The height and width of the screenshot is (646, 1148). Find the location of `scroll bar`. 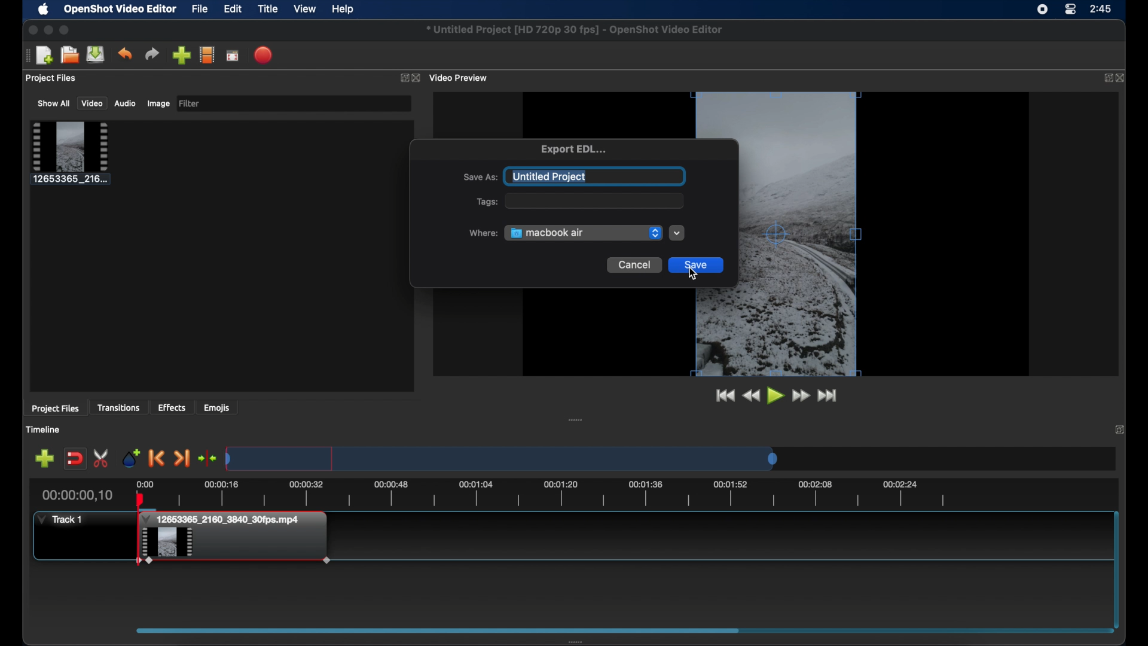

scroll bar is located at coordinates (1116, 567).